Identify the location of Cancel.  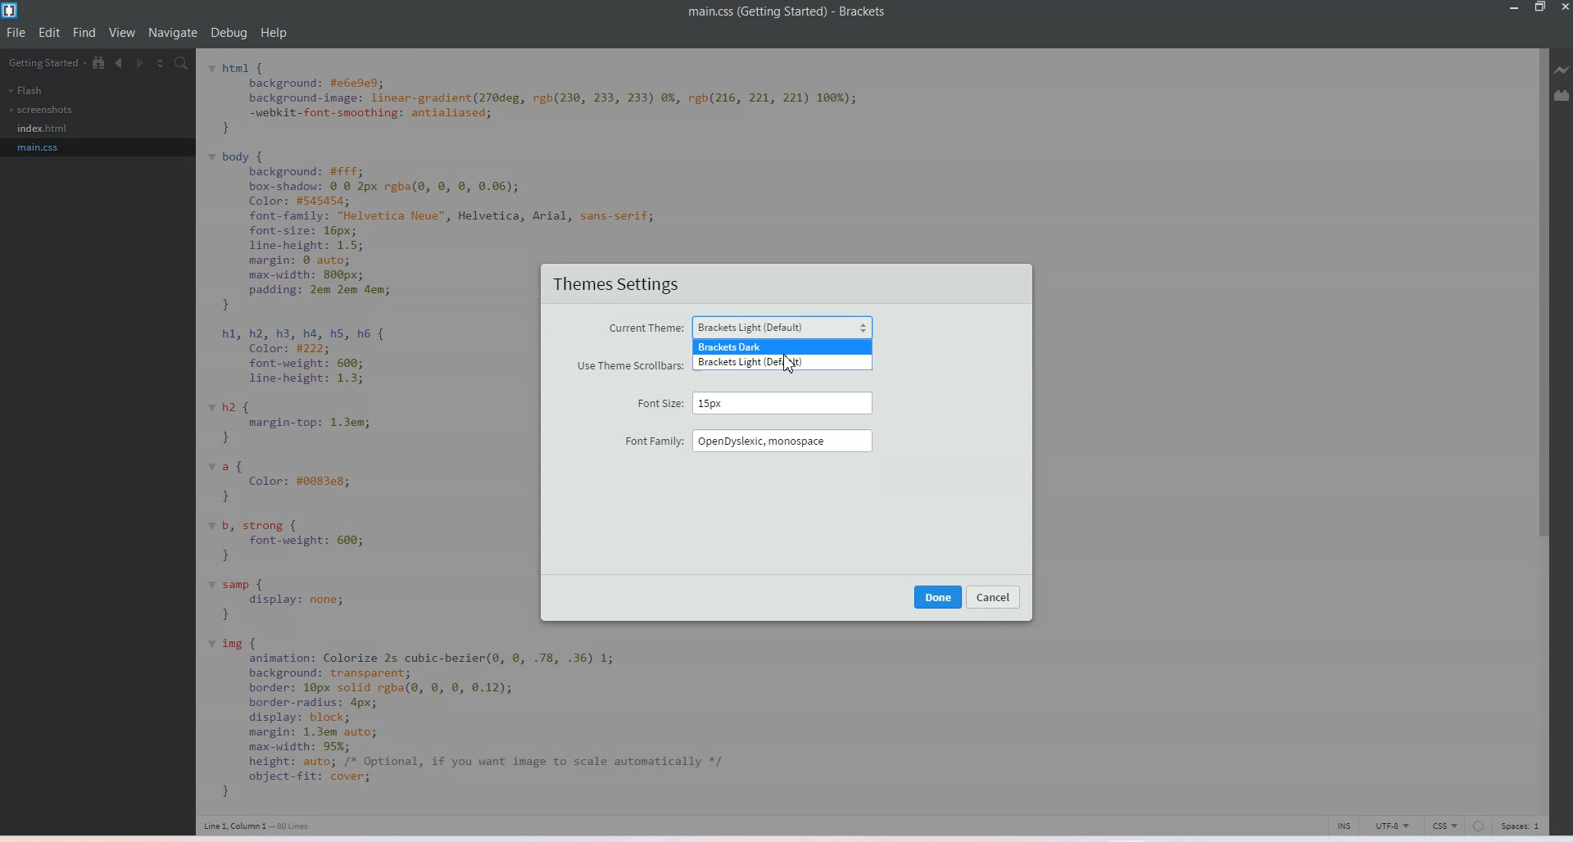
(995, 597).